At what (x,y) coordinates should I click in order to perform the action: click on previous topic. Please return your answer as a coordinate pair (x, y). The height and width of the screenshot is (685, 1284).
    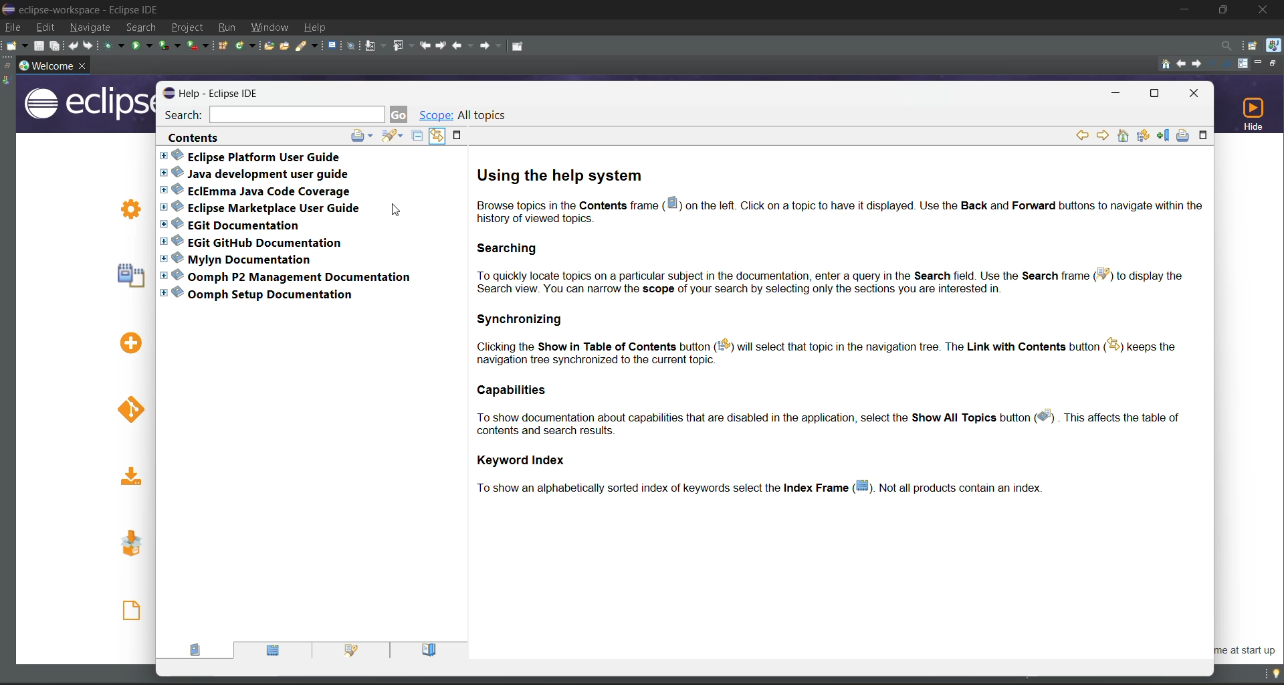
    Looking at the image, I should click on (1182, 64).